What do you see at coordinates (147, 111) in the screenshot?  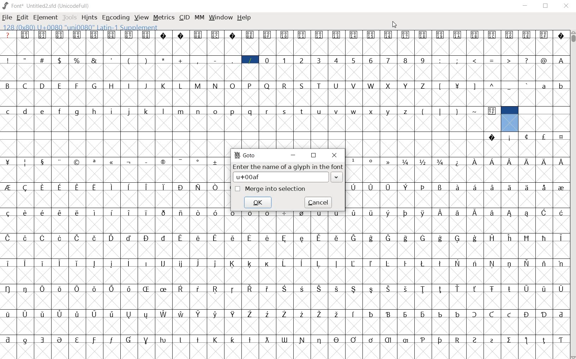 I see `k` at bounding box center [147, 111].